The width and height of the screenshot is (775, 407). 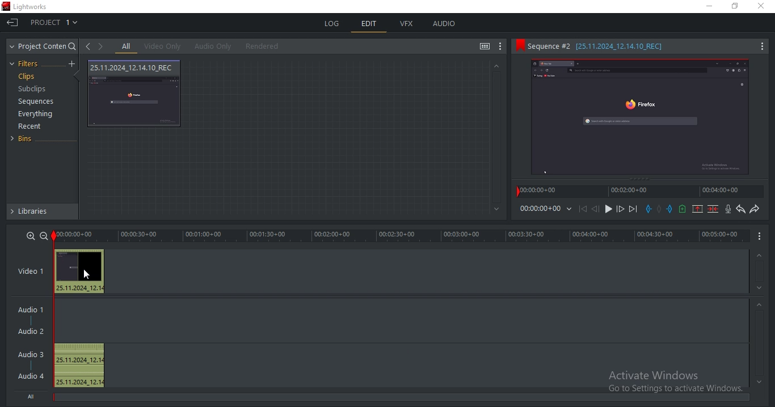 What do you see at coordinates (88, 46) in the screenshot?
I see `open previous clip` at bounding box center [88, 46].